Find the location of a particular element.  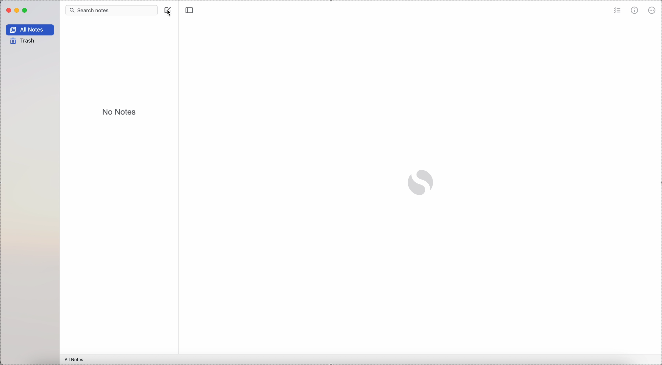

close Simplenote is located at coordinates (8, 10).